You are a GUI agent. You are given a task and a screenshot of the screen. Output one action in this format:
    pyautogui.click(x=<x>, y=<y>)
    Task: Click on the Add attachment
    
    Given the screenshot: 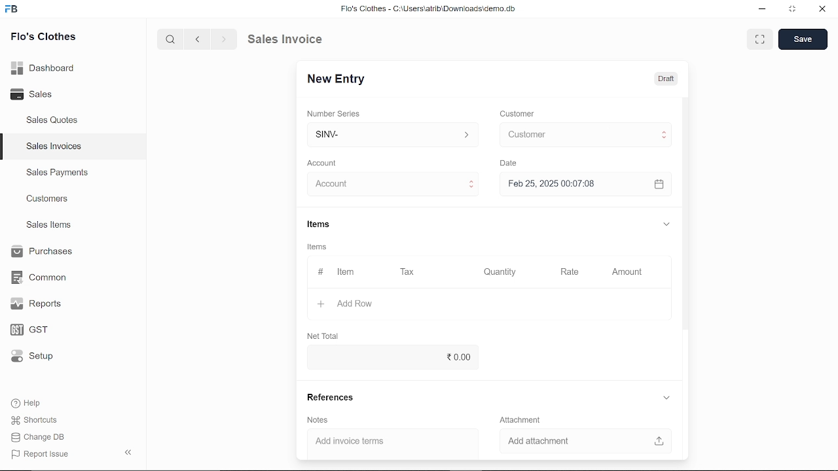 What is the action you would take?
    pyautogui.click(x=583, y=442)
    